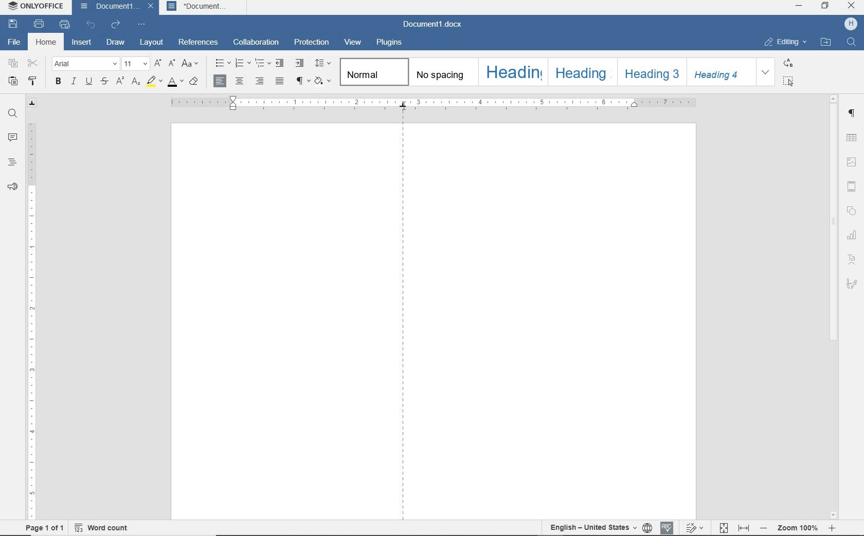  I want to click on PASTE, so click(13, 82).